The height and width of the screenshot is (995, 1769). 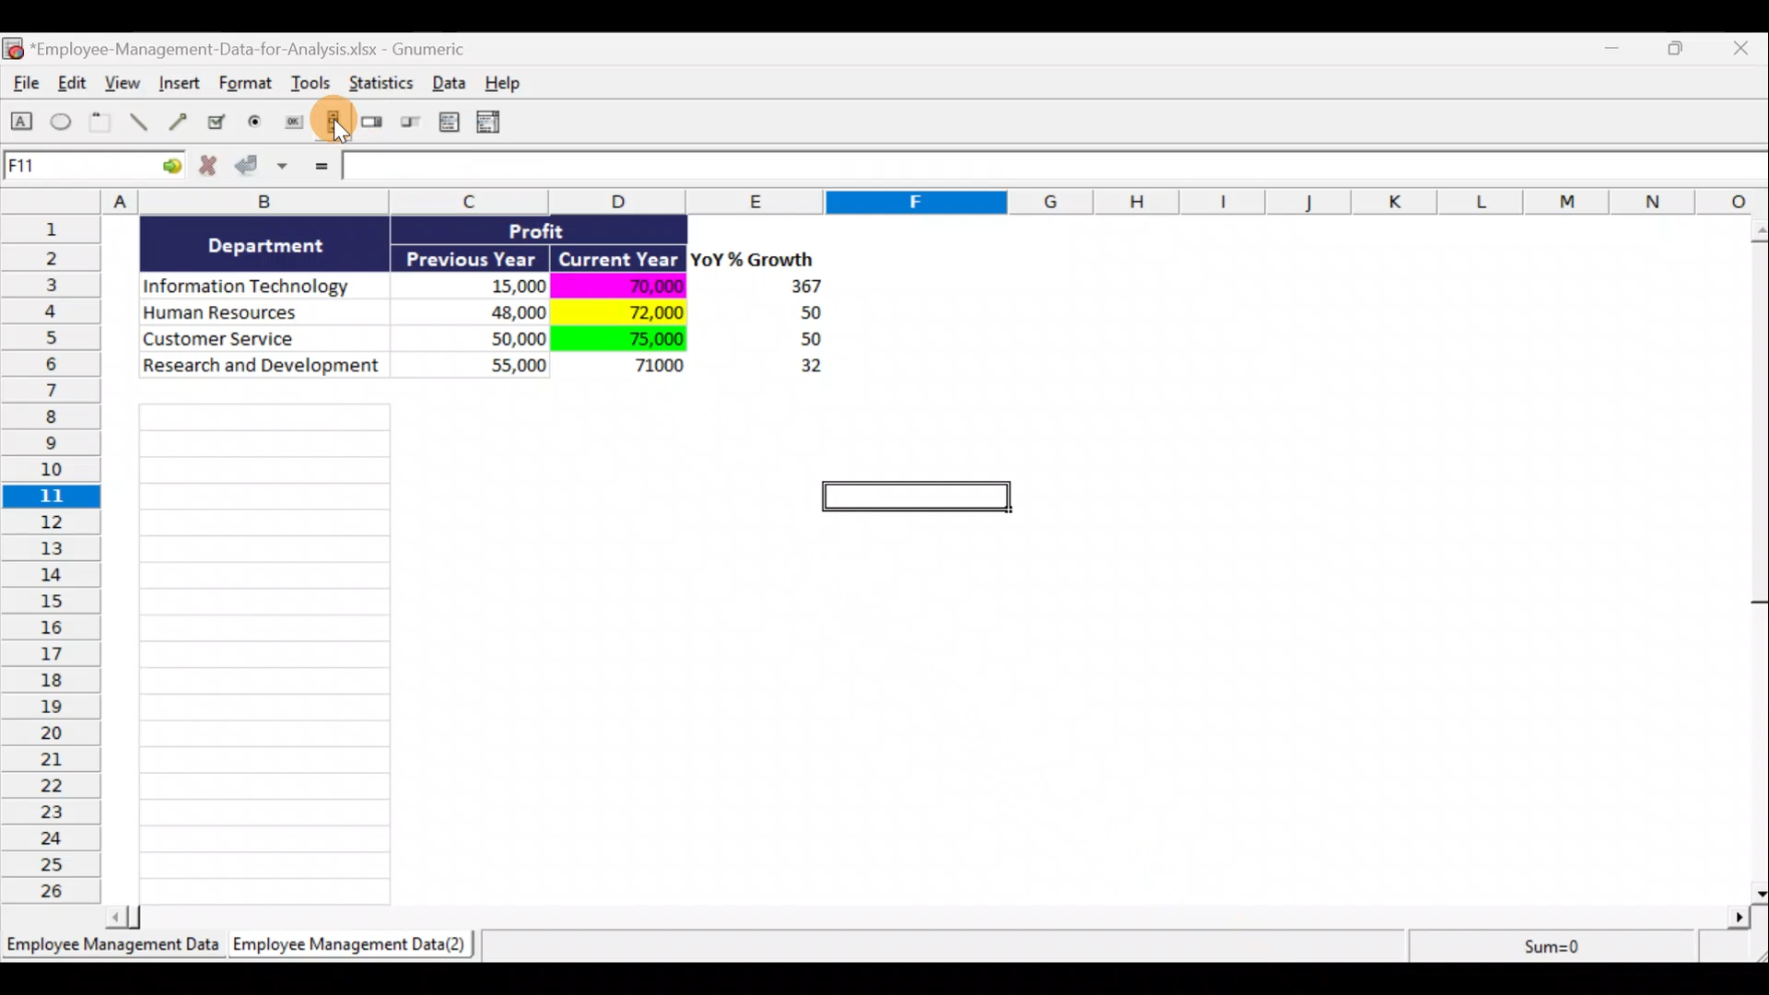 I want to click on Help, so click(x=513, y=83).